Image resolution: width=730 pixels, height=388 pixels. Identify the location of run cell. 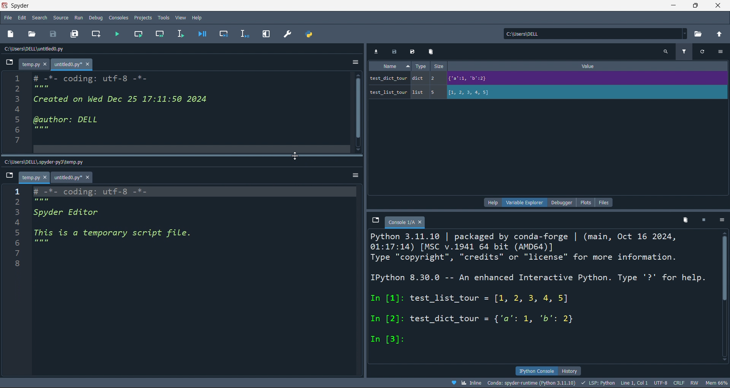
(139, 35).